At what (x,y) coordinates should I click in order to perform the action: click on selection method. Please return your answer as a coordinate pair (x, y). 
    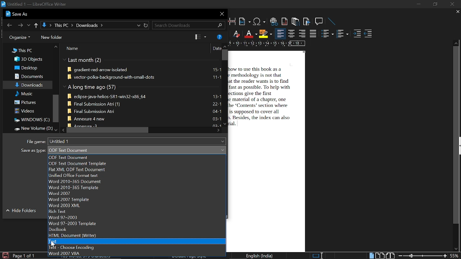
    Looking at the image, I should click on (317, 256).